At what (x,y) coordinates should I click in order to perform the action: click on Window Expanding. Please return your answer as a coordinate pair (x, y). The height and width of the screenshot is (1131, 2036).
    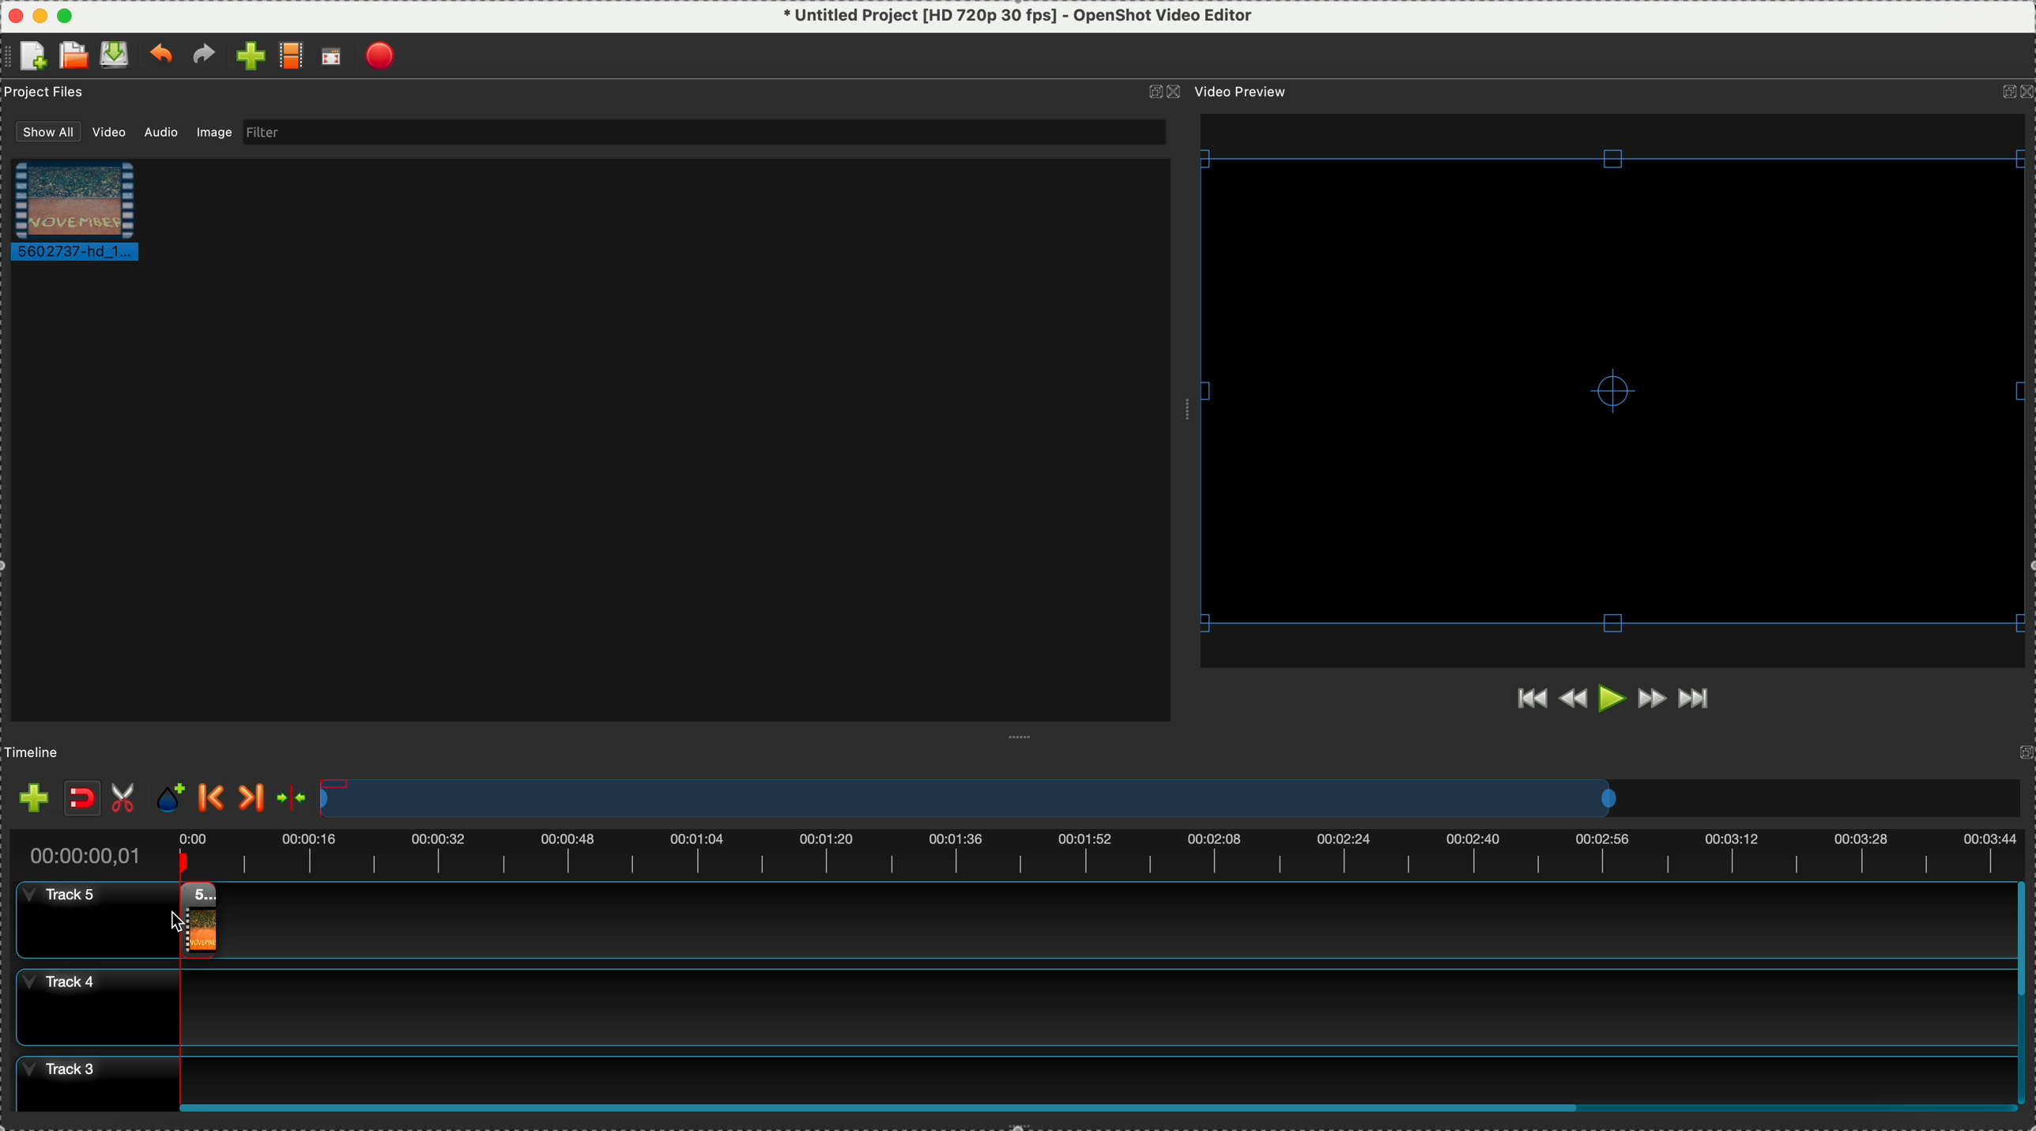
    Looking at the image, I should click on (1183, 405).